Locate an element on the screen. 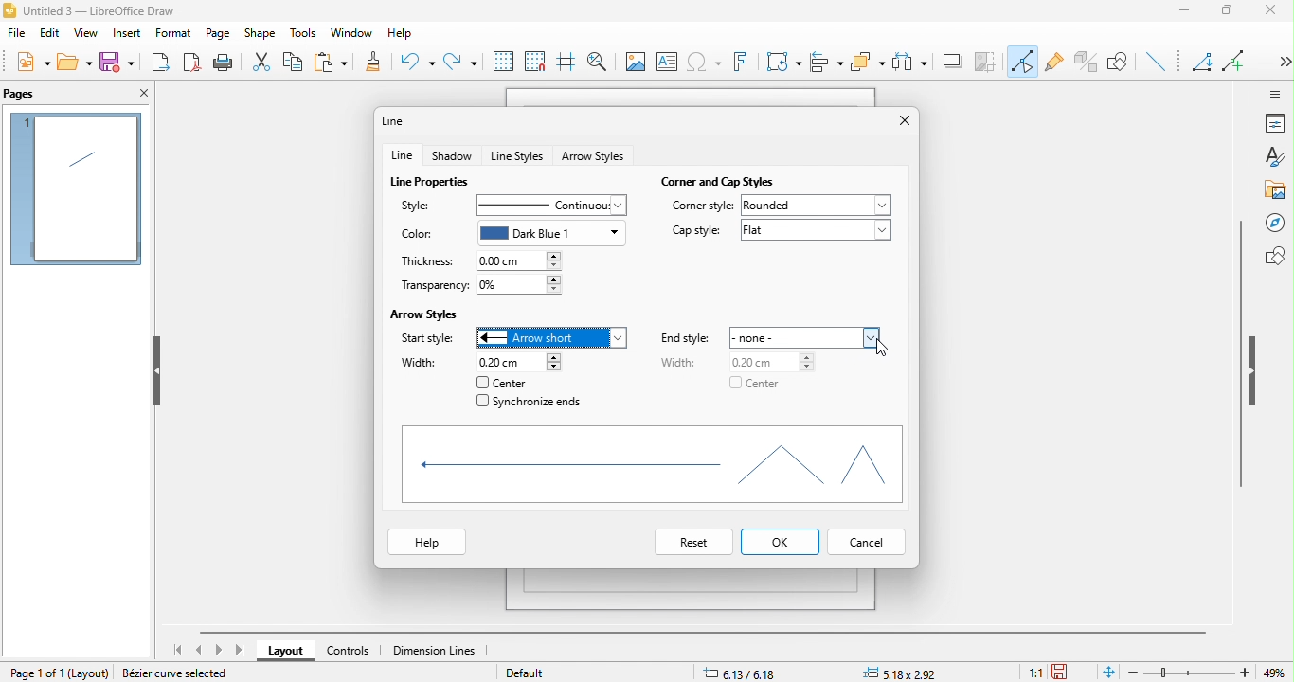 The width and height of the screenshot is (1294, 682). format is located at coordinates (171, 33).